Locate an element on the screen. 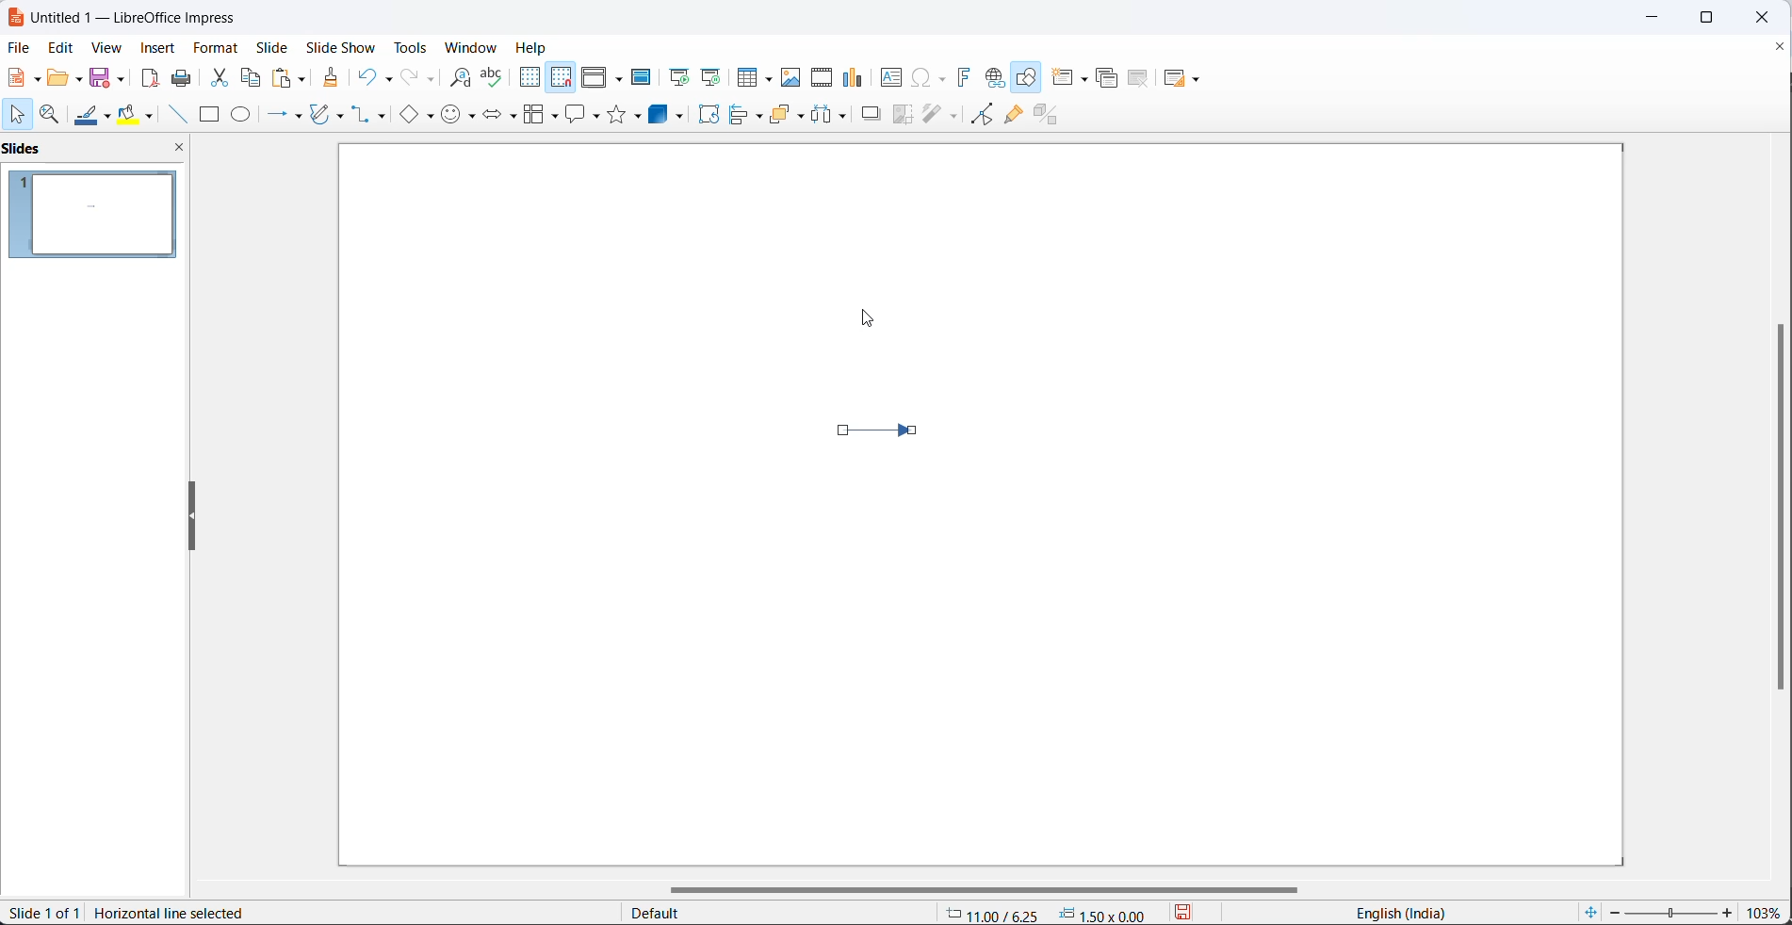  window is located at coordinates (470, 49).